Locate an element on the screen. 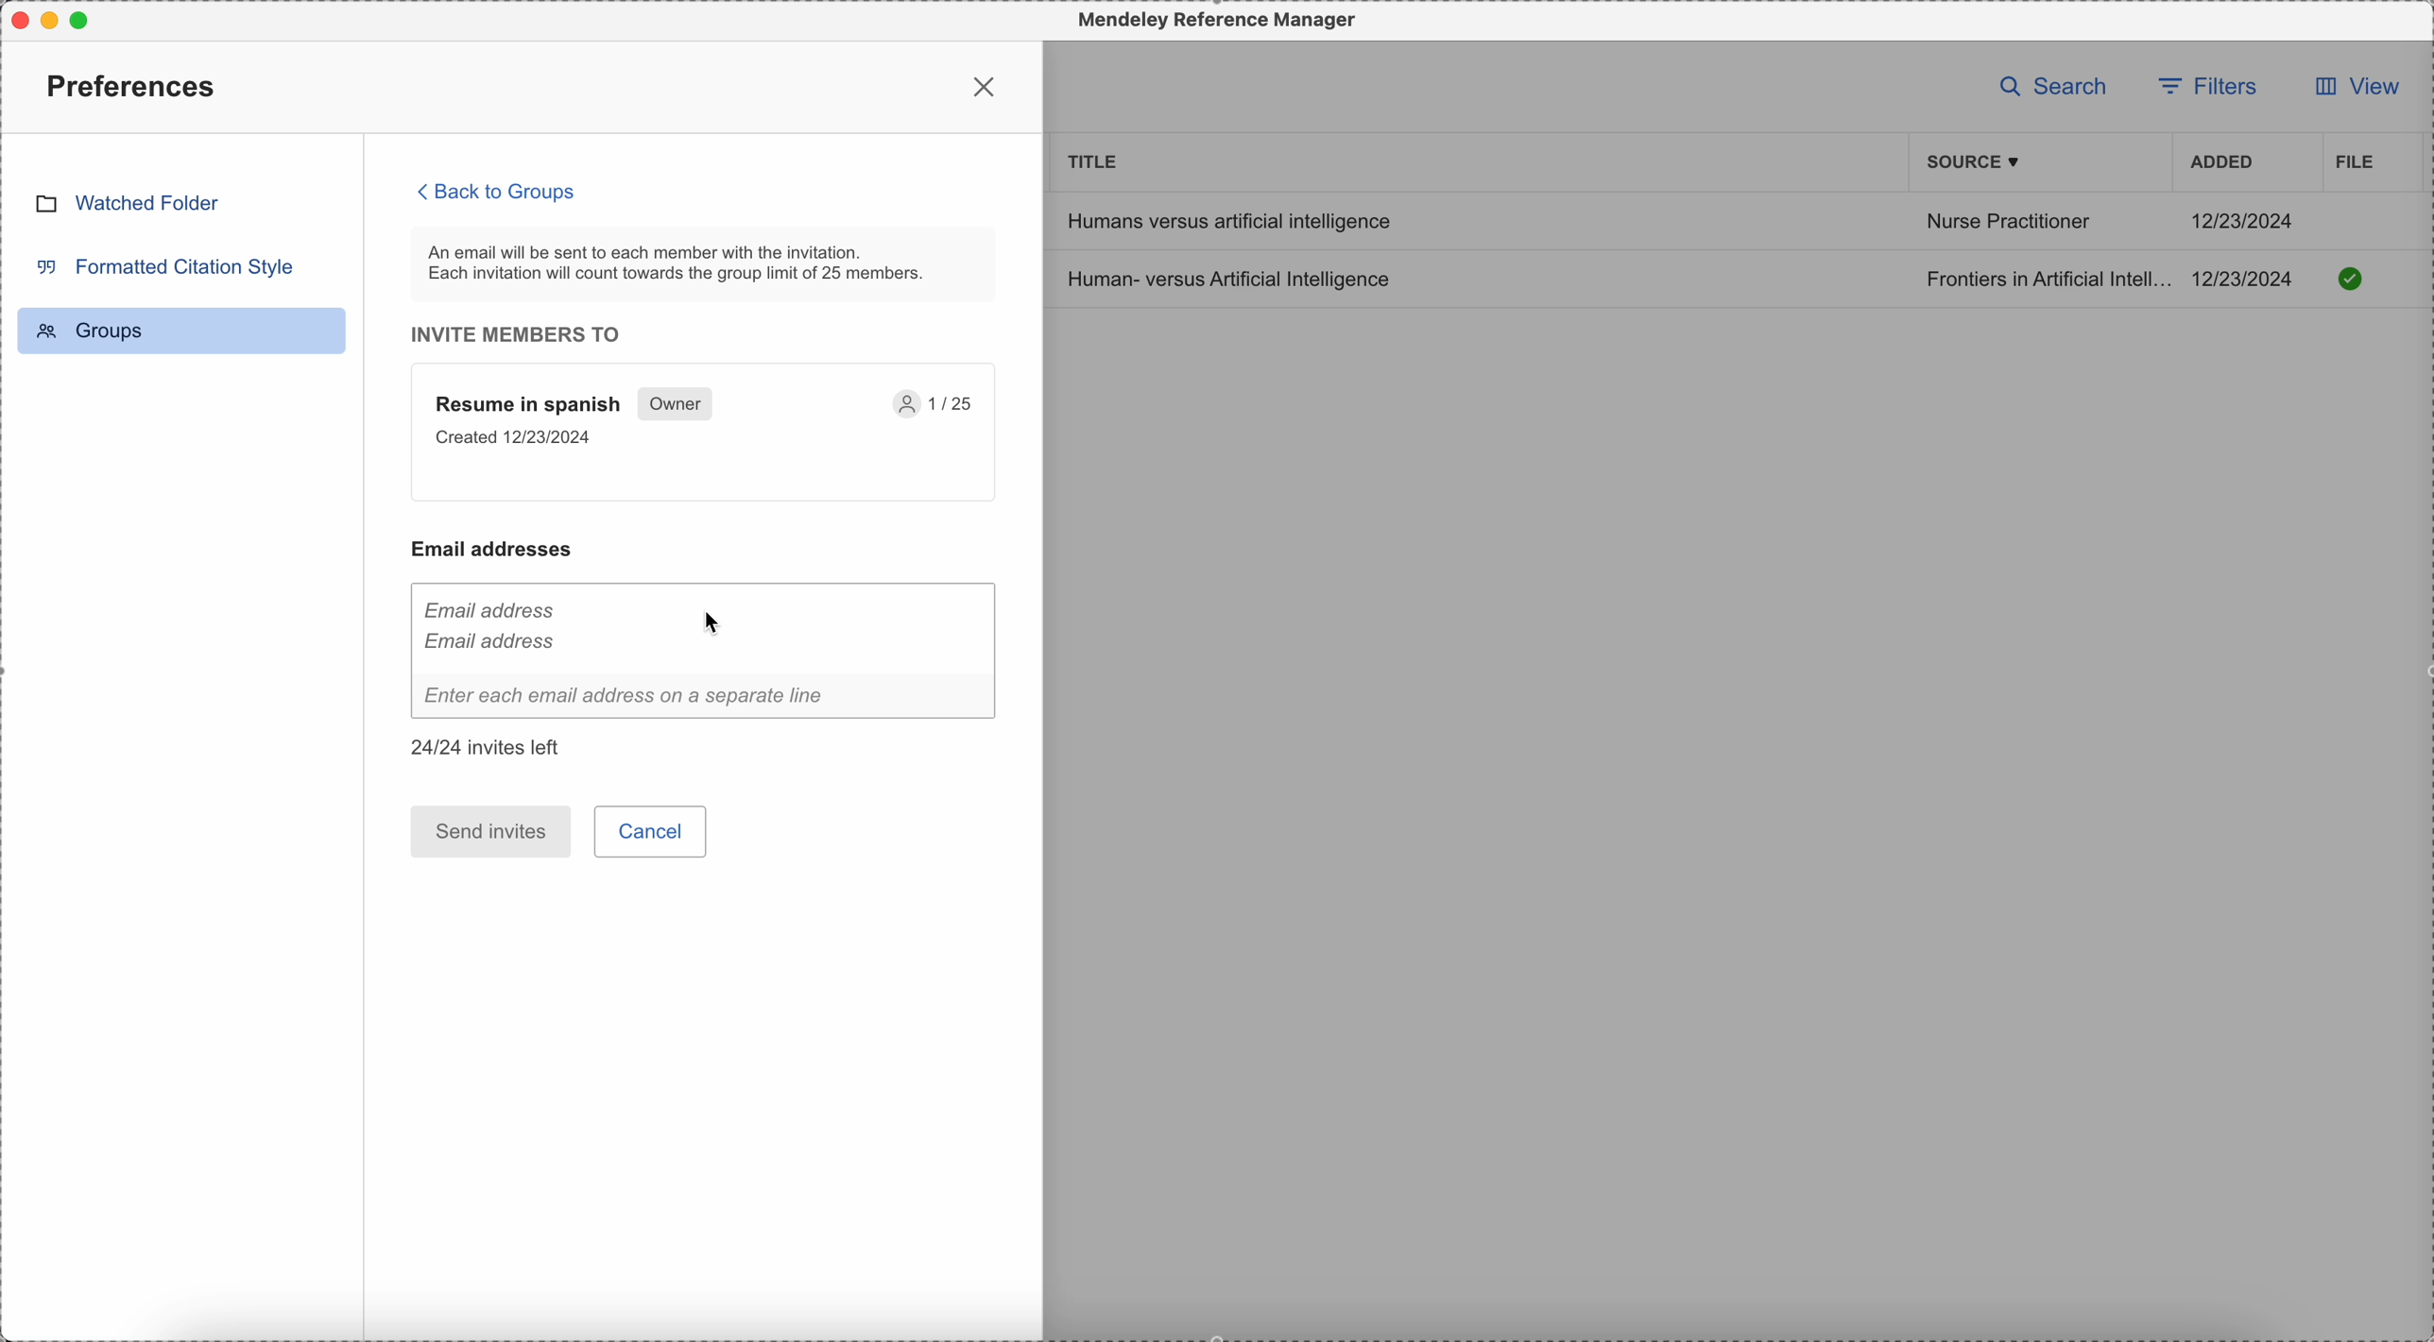  cancel is located at coordinates (654, 831).